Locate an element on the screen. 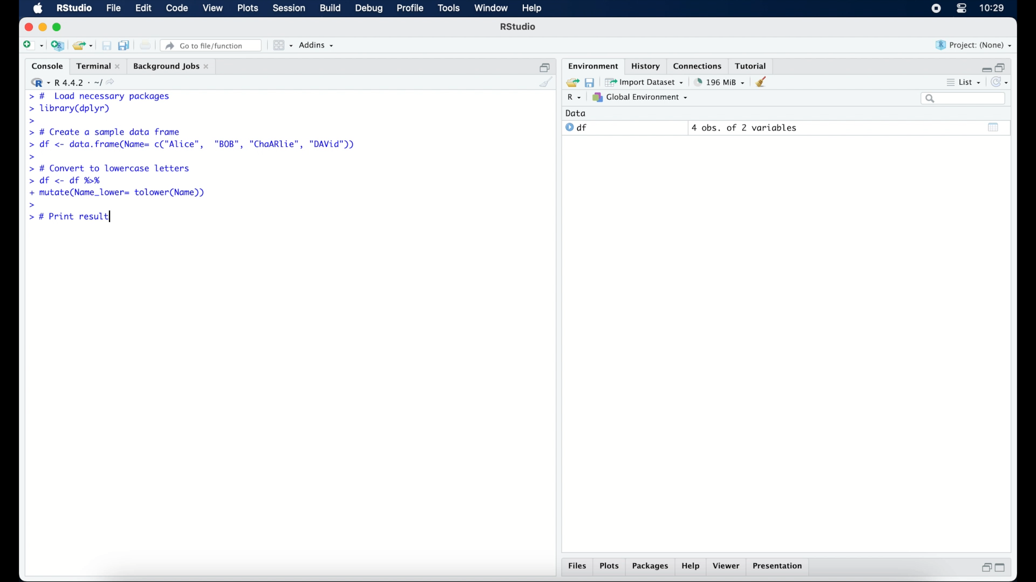  save is located at coordinates (106, 45).